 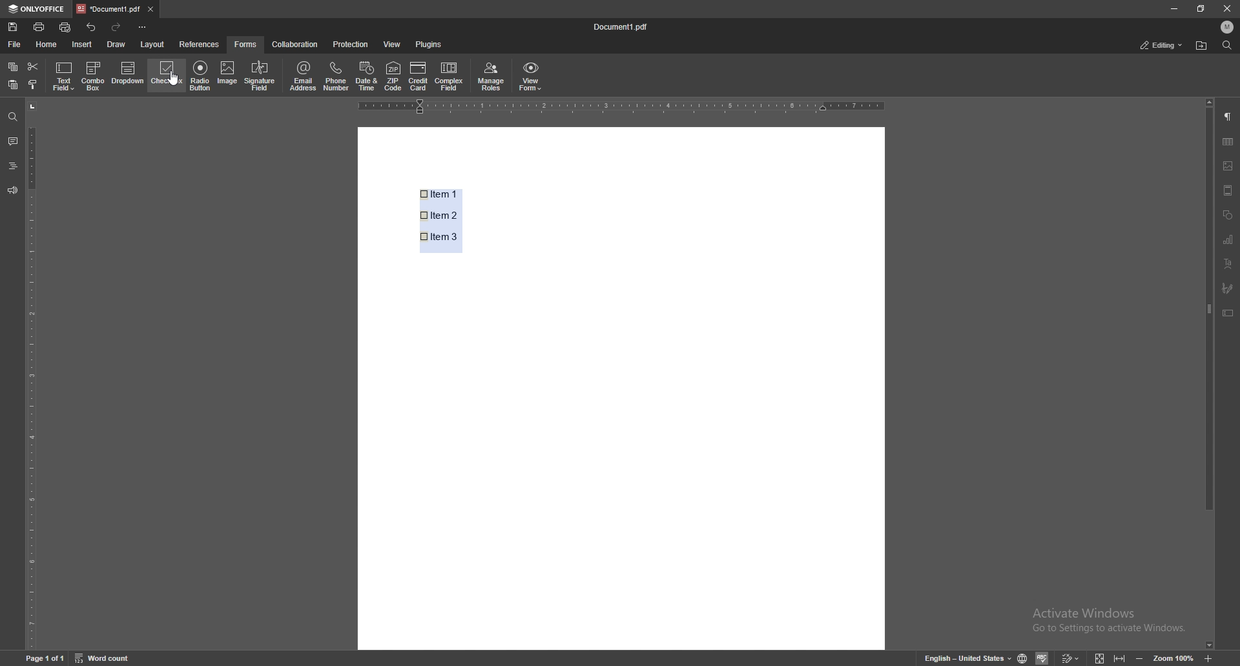 What do you see at coordinates (967, 657) in the screenshot?
I see `change text language` at bounding box center [967, 657].